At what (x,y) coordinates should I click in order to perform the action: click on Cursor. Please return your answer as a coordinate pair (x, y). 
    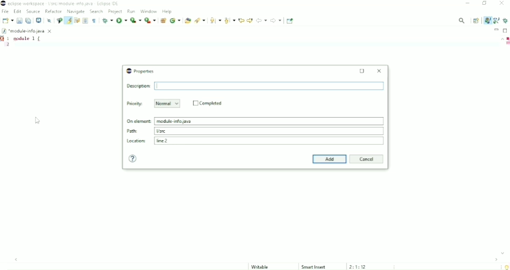
    Looking at the image, I should click on (37, 121).